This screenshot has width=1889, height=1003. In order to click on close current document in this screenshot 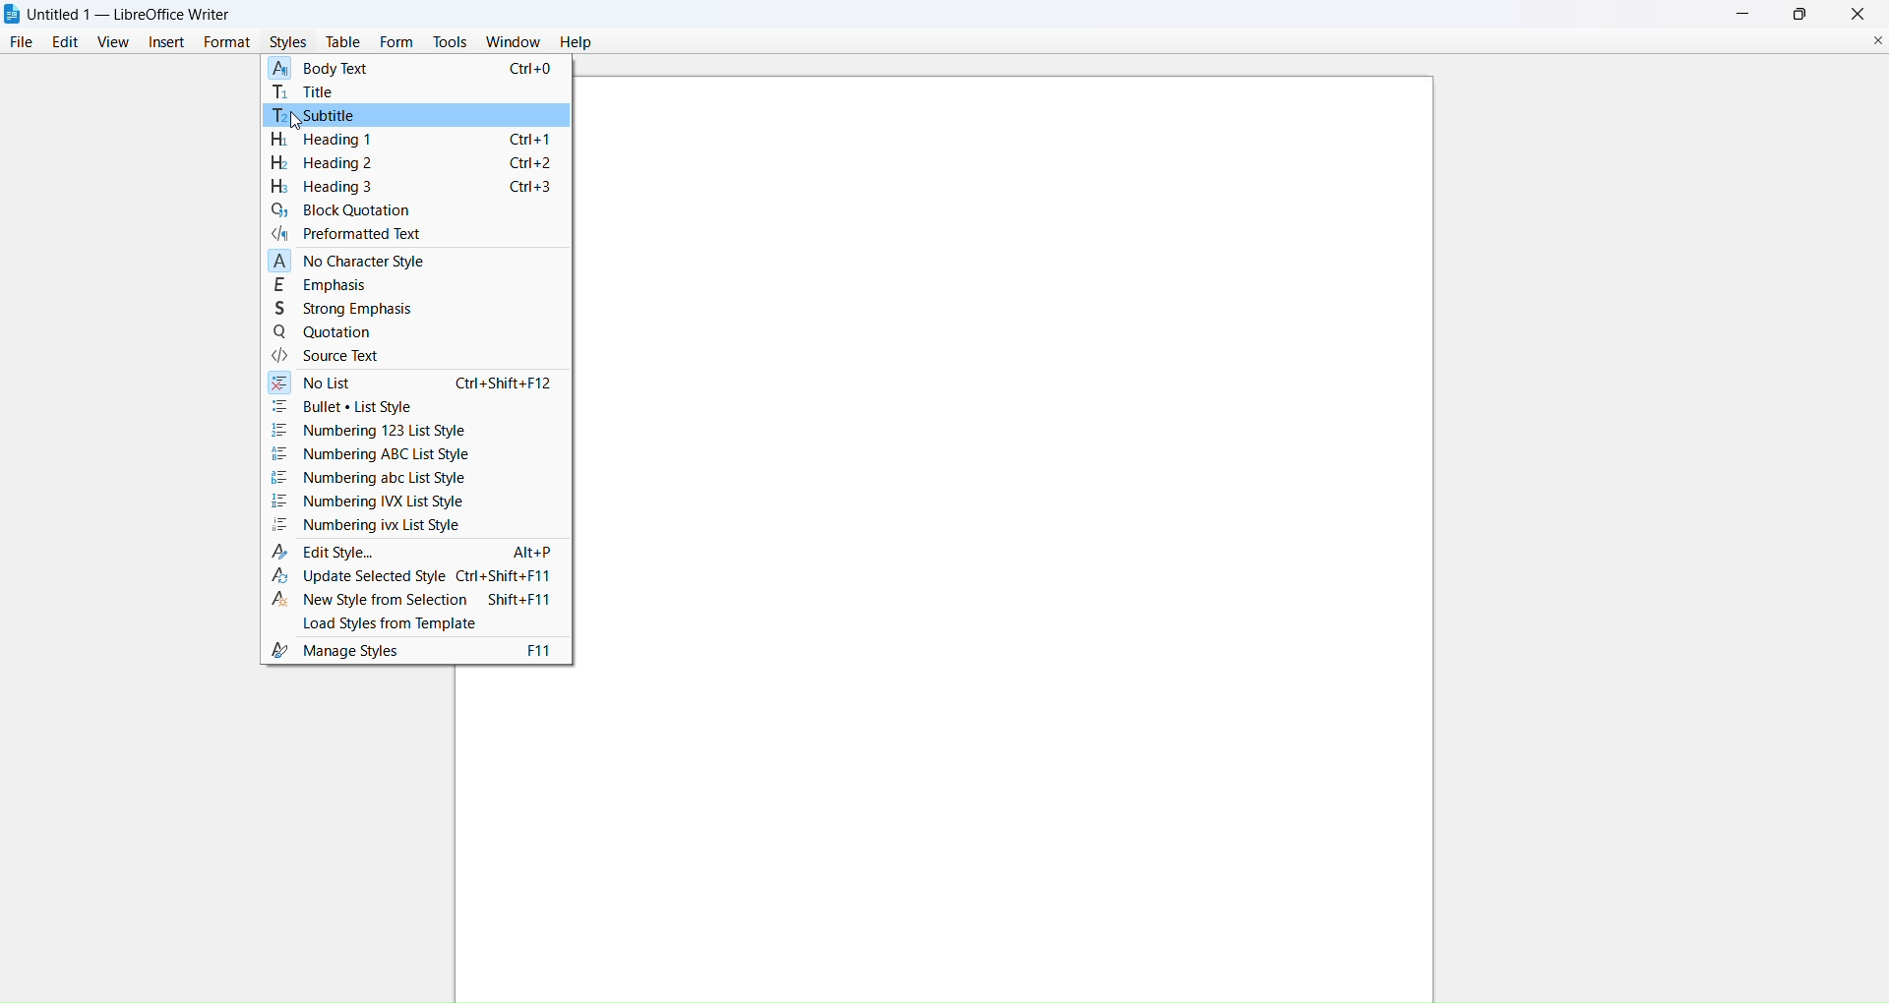, I will do `click(1879, 41)`.